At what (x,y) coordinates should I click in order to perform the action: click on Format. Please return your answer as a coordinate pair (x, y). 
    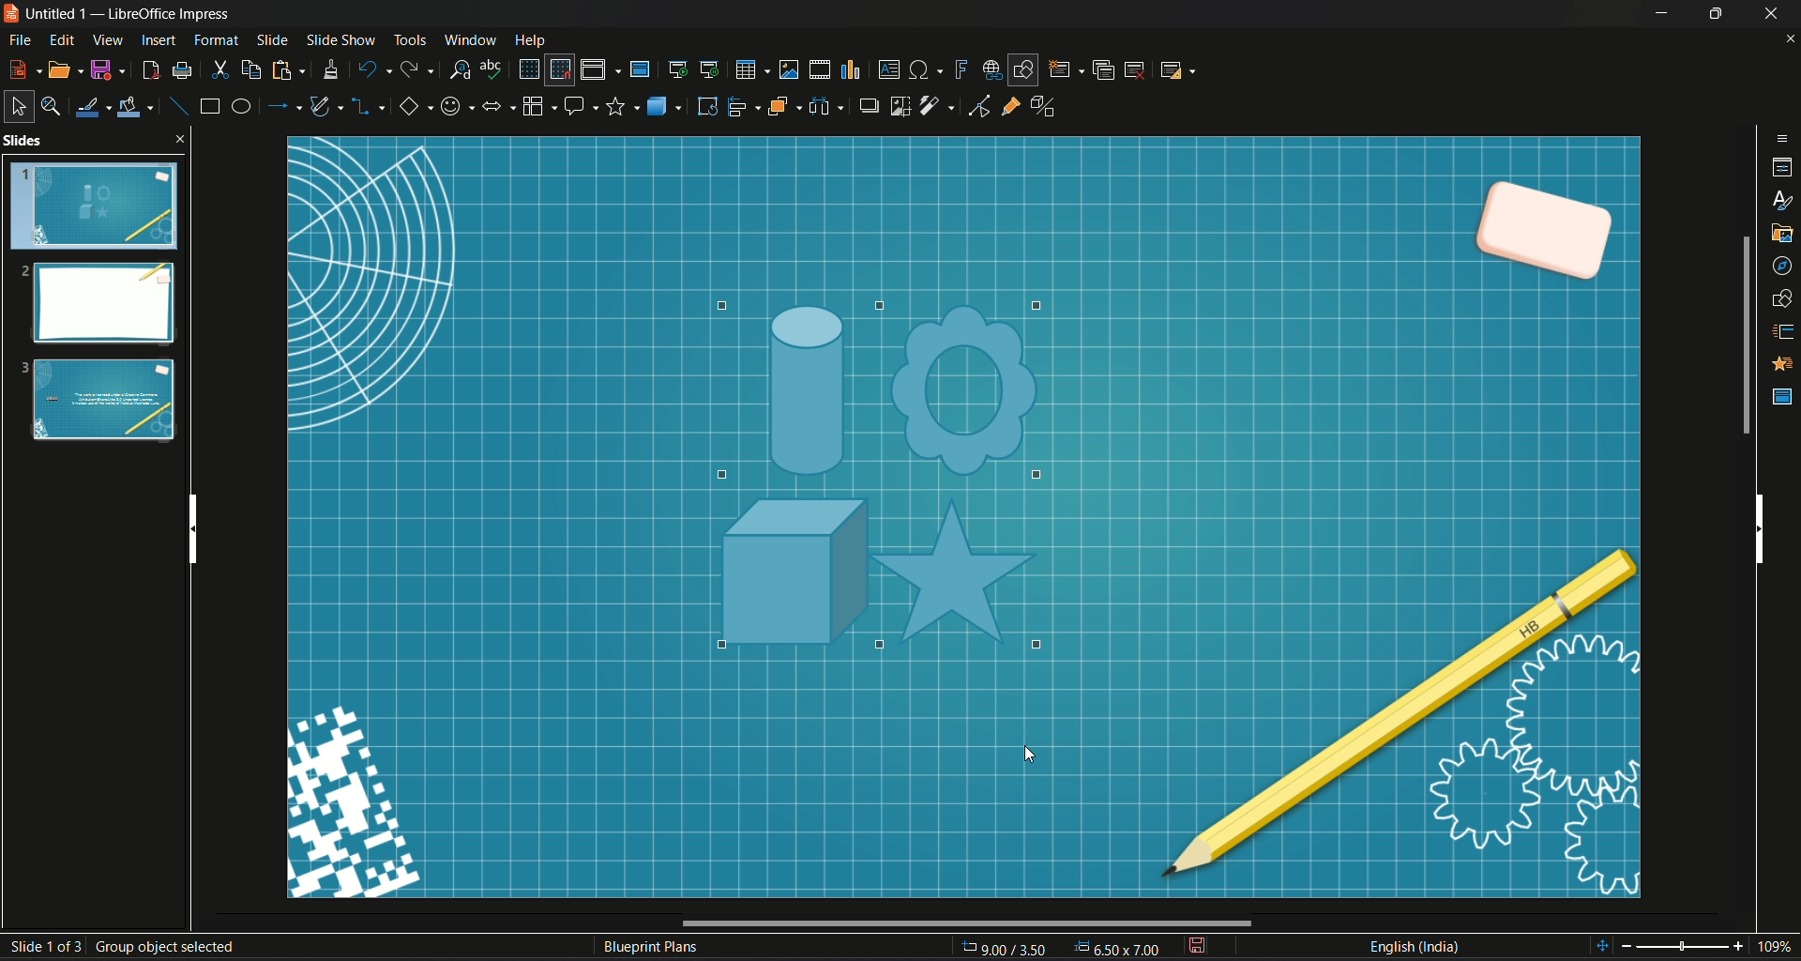
    Looking at the image, I should click on (217, 40).